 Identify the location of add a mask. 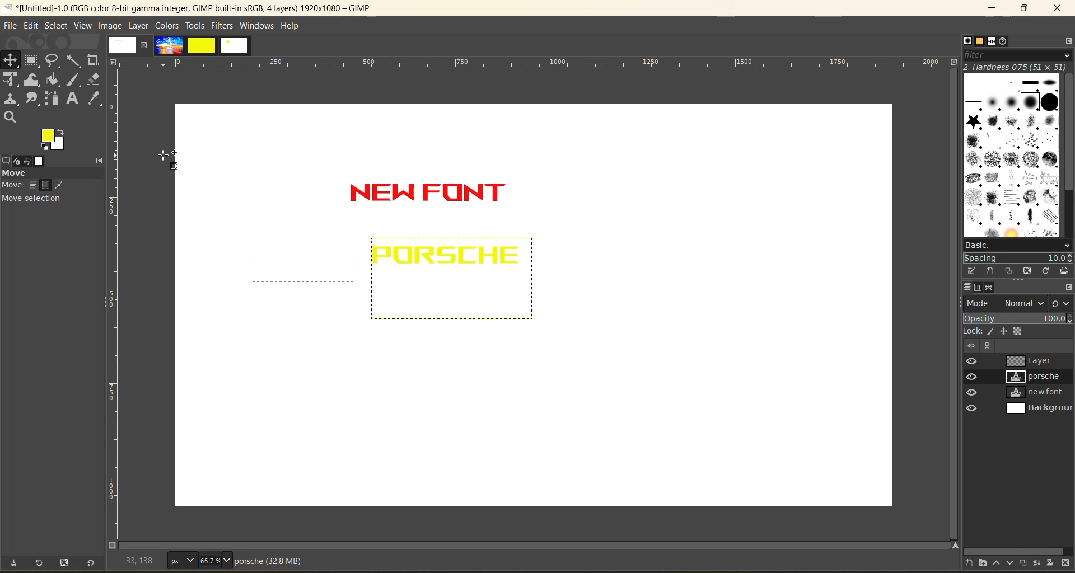
(1054, 562).